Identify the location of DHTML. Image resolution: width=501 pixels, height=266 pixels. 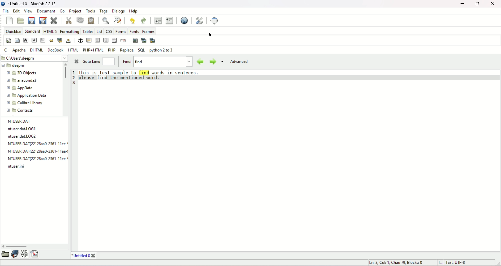
(36, 50).